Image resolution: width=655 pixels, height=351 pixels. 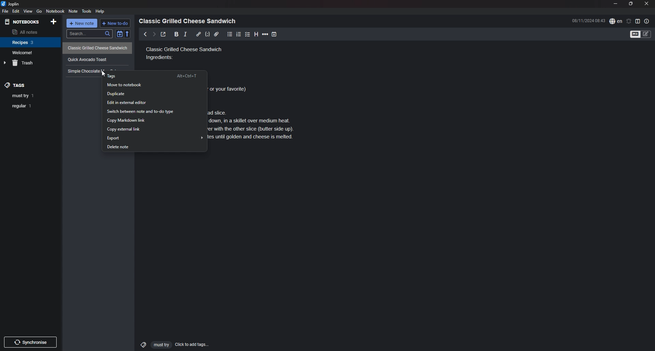 What do you see at coordinates (31, 96) in the screenshot?
I see `tag` at bounding box center [31, 96].